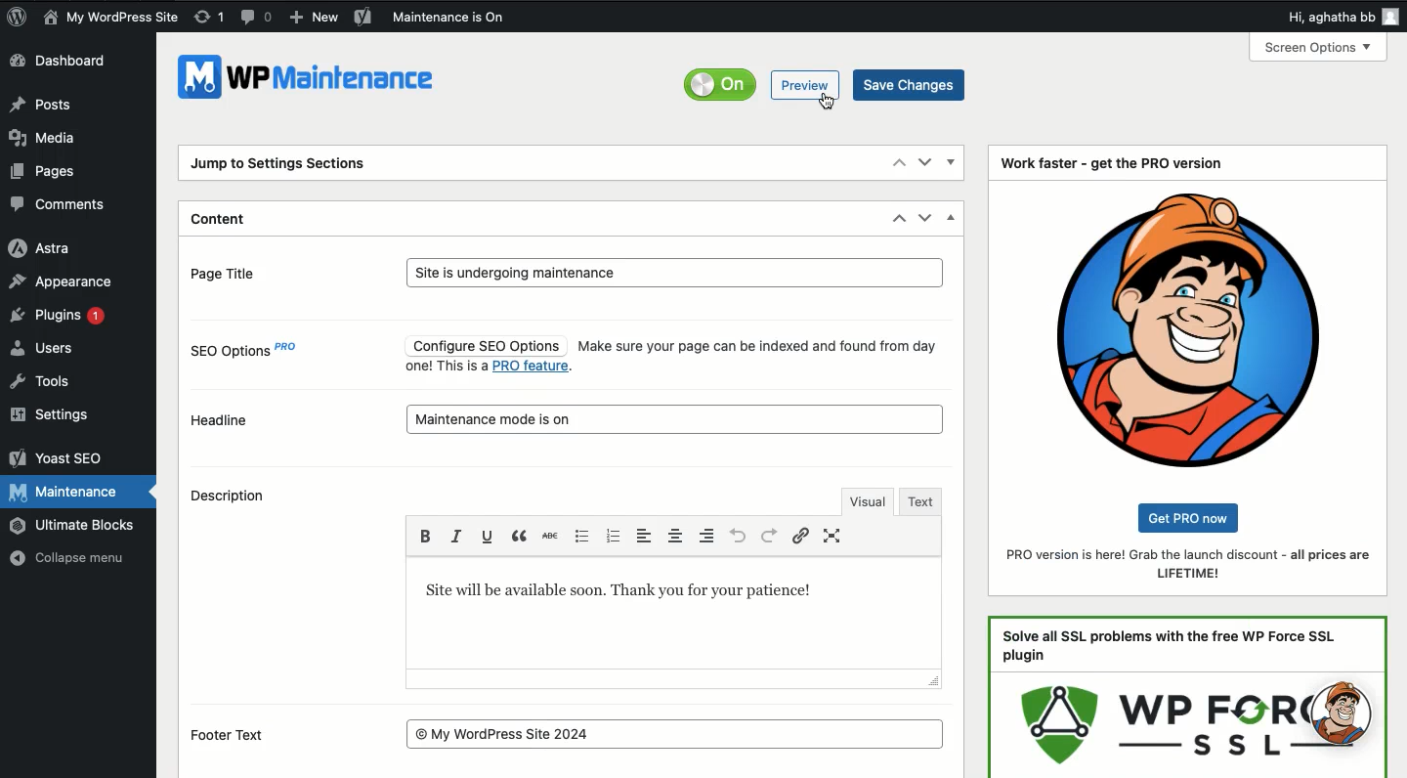 The width and height of the screenshot is (1407, 778). I want to click on Move up down, so click(913, 161).